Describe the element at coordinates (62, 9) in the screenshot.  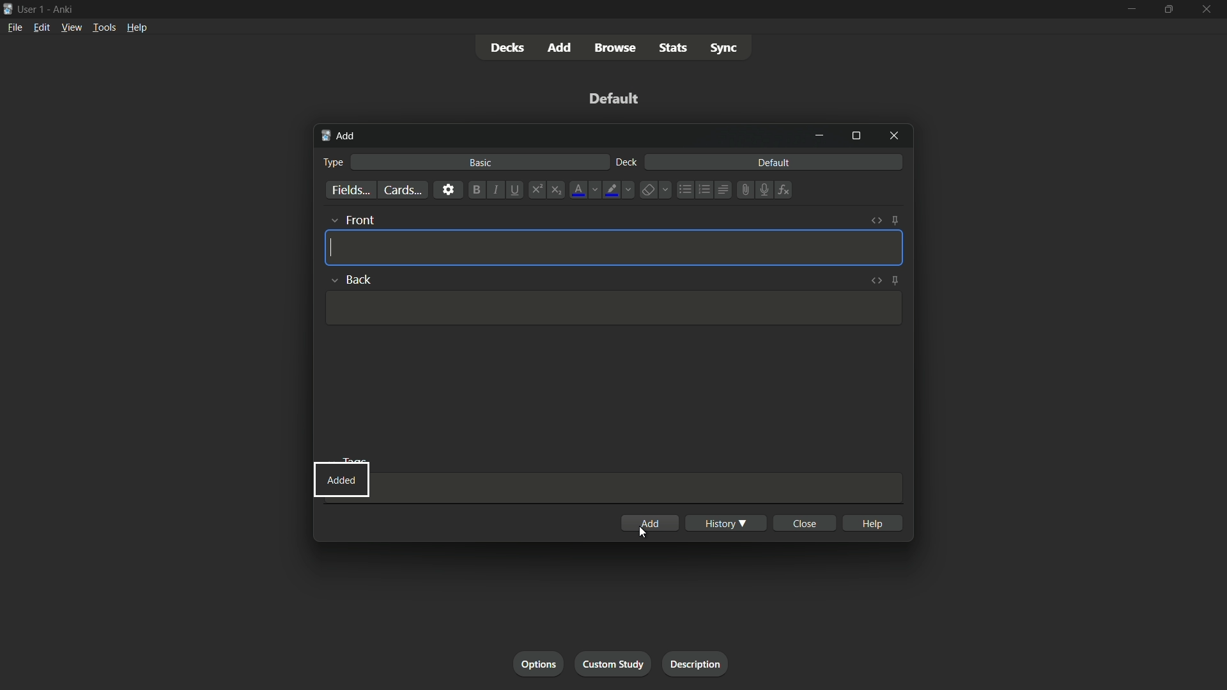
I see `app name` at that location.